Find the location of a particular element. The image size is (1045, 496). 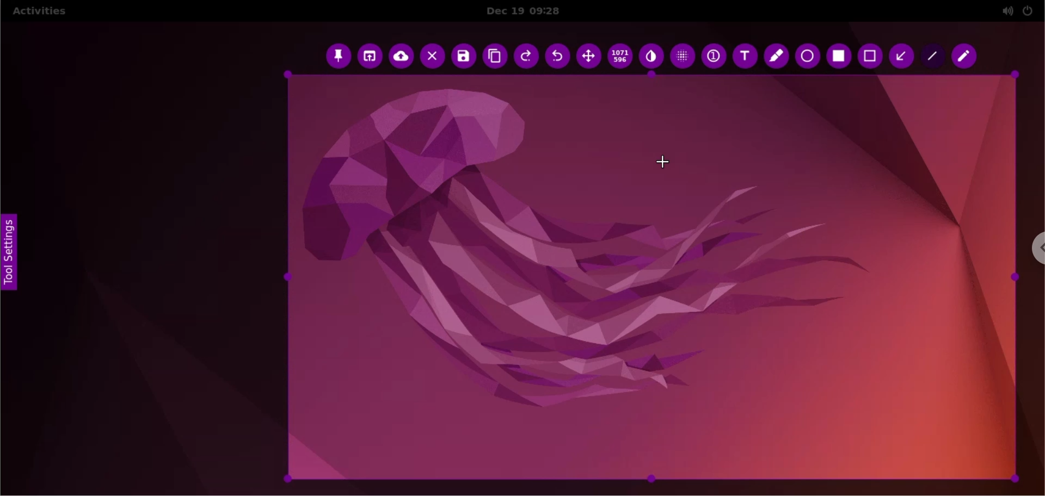

cursor is located at coordinates (667, 162).